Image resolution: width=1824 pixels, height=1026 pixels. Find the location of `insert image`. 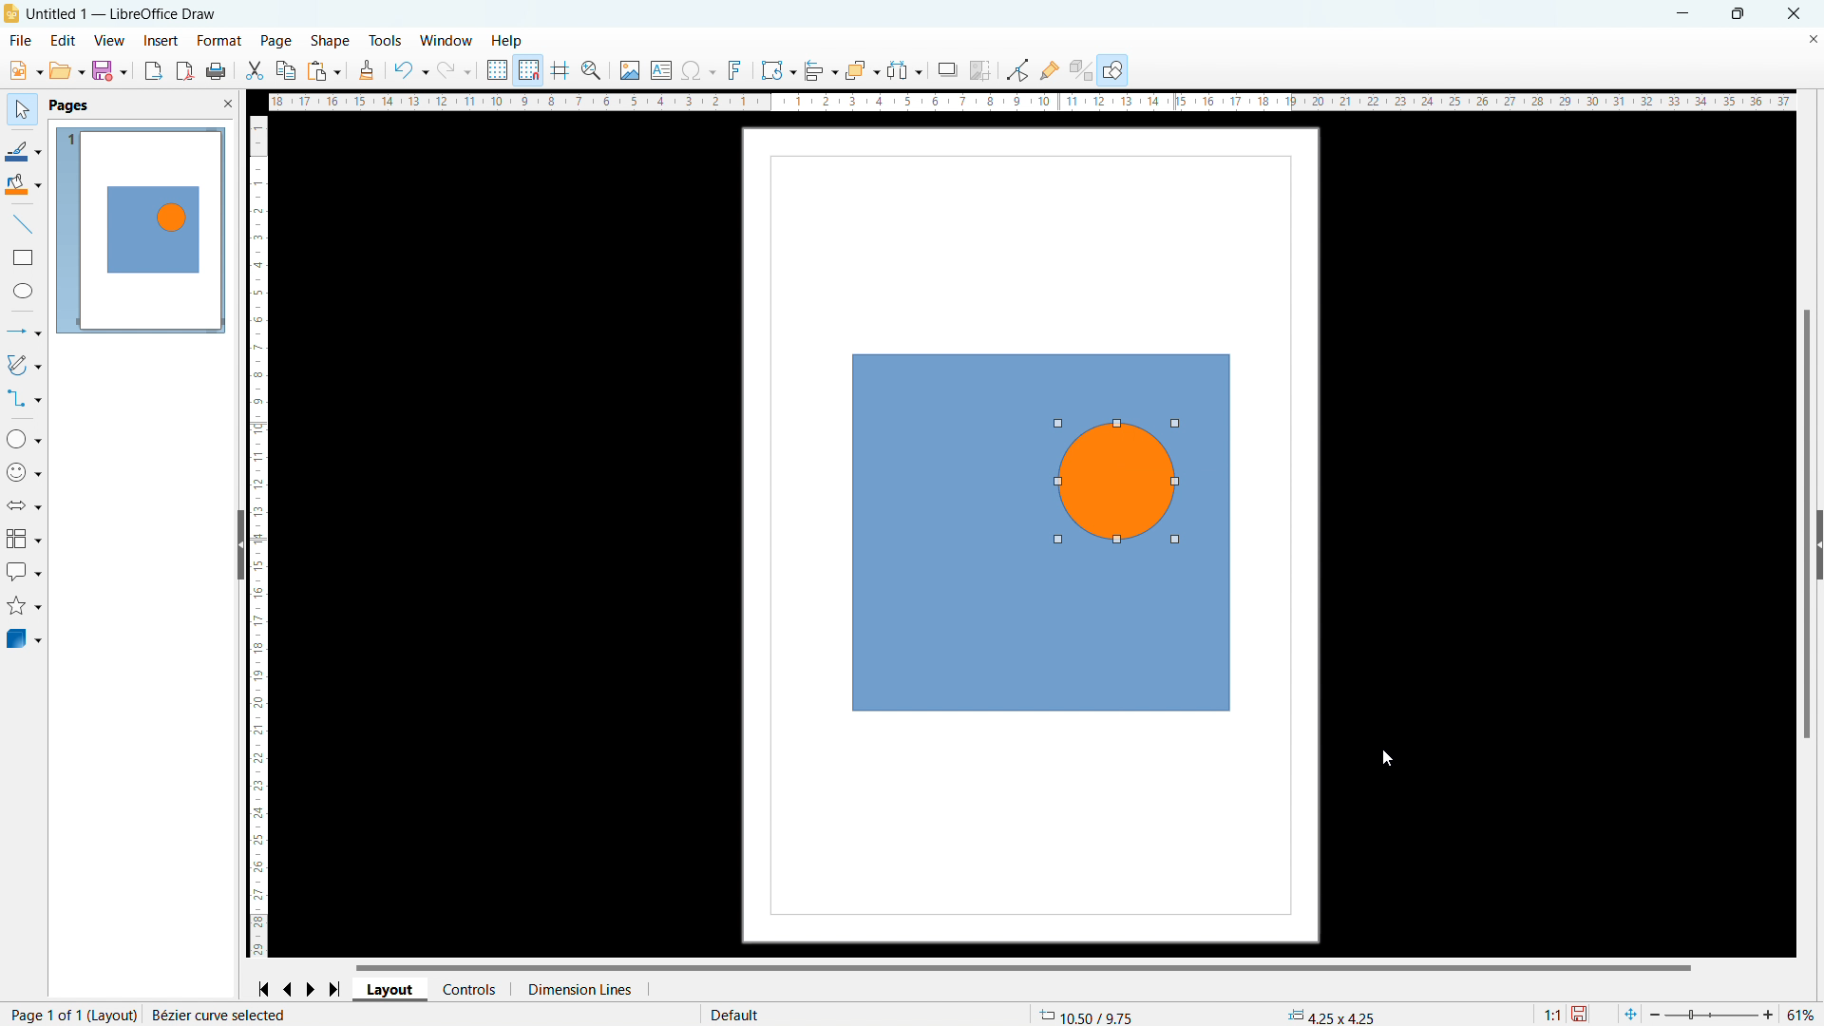

insert image is located at coordinates (630, 69).